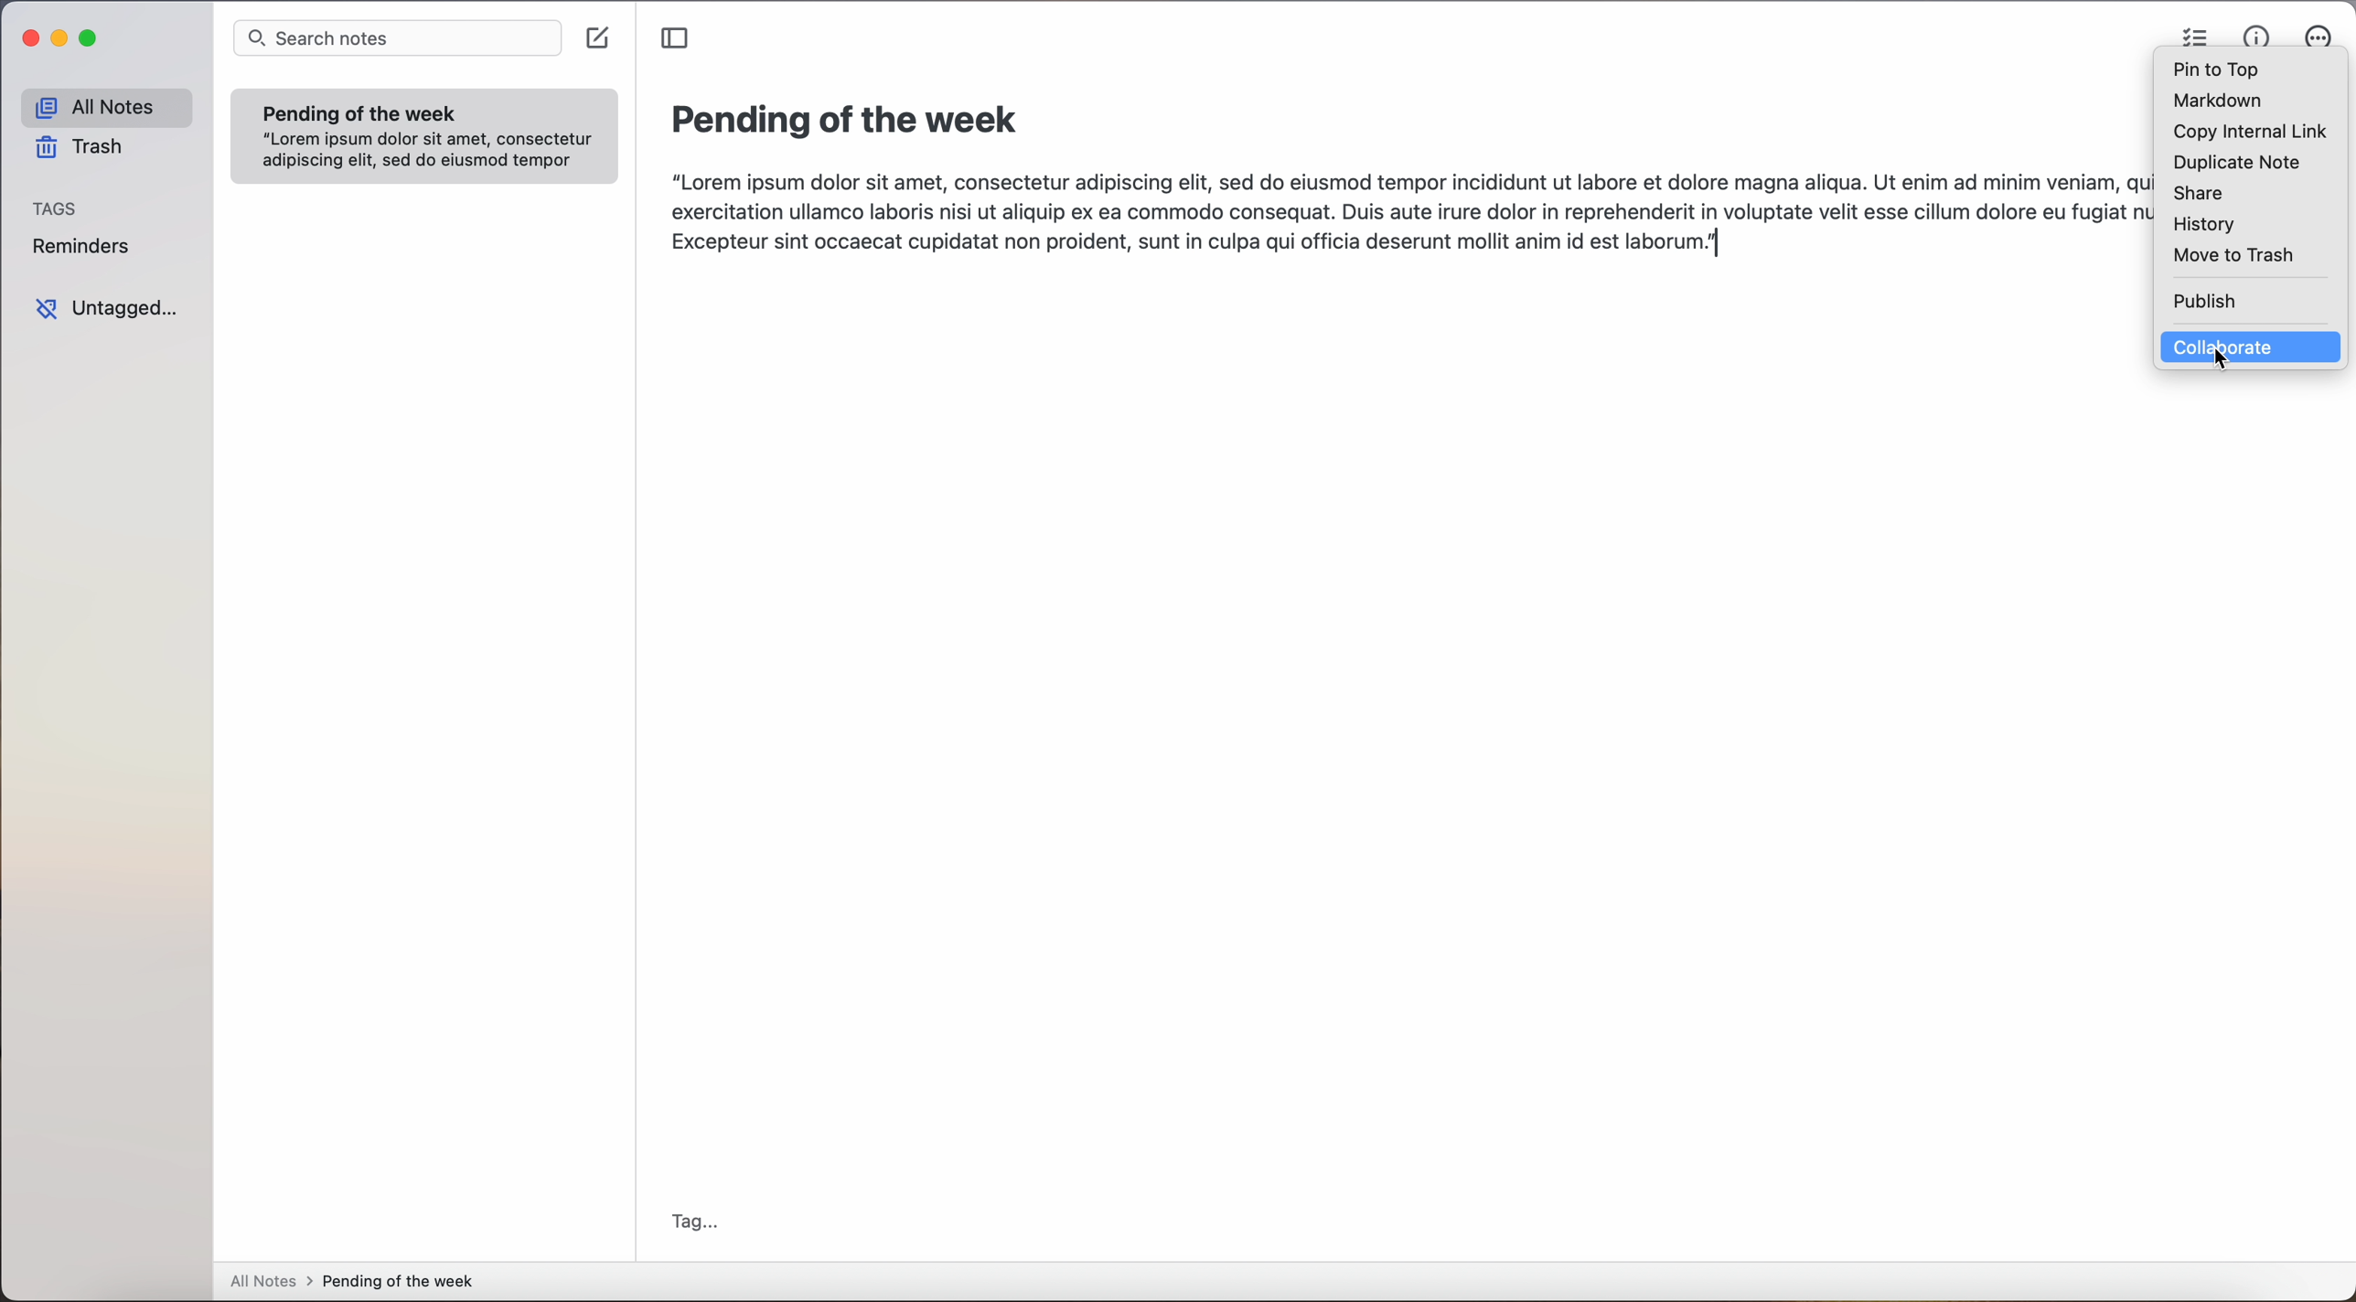  I want to click on untagged, so click(111, 311).